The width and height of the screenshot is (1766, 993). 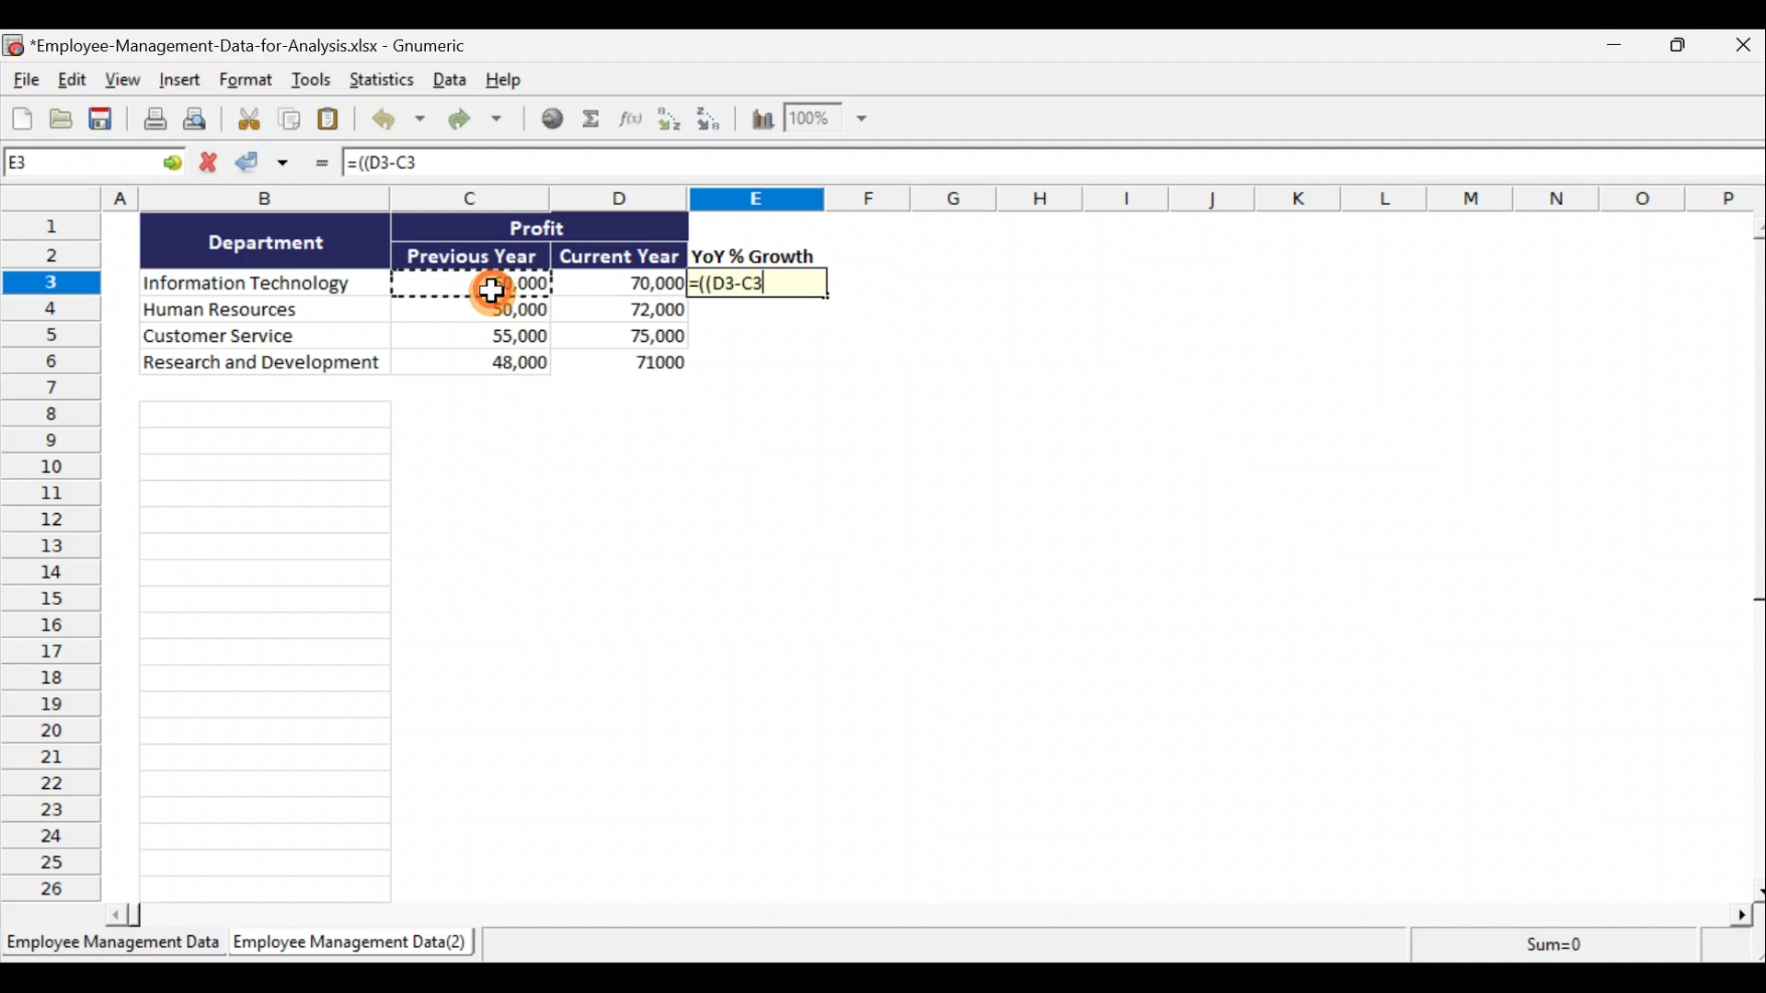 I want to click on View, so click(x=120, y=79).